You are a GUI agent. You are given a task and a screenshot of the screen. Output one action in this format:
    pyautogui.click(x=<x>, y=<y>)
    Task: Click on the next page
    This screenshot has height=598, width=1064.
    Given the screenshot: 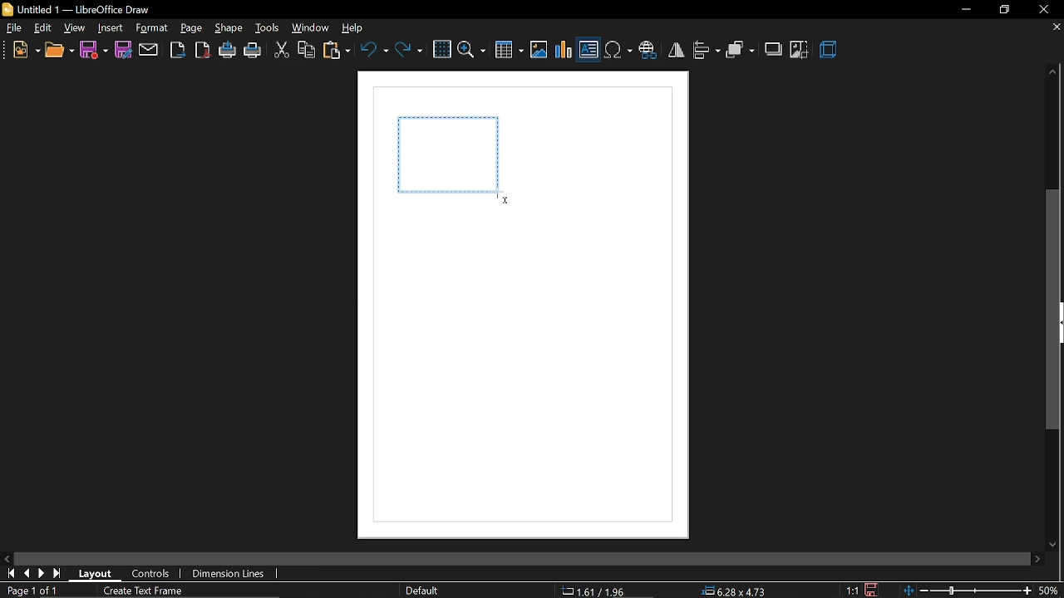 What is the action you would take?
    pyautogui.click(x=59, y=573)
    